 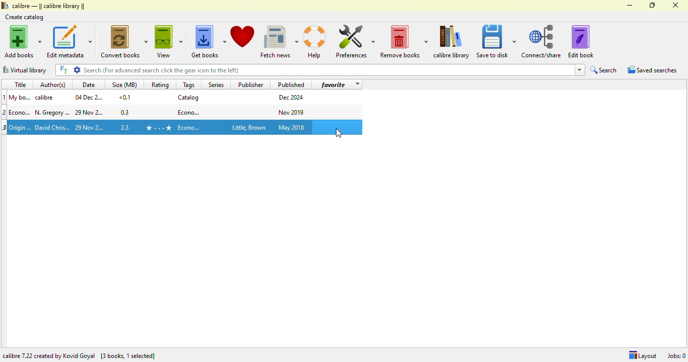 What do you see at coordinates (243, 37) in the screenshot?
I see `donate to support calibre` at bounding box center [243, 37].